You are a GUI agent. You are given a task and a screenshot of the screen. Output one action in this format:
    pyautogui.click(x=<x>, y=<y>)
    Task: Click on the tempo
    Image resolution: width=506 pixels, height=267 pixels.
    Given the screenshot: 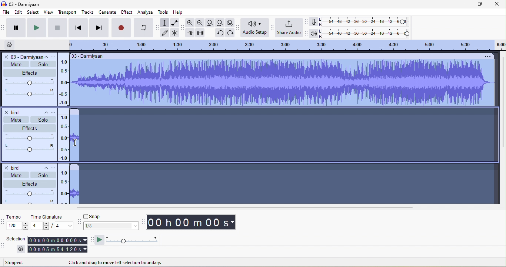 What is the action you would take?
    pyautogui.click(x=18, y=226)
    